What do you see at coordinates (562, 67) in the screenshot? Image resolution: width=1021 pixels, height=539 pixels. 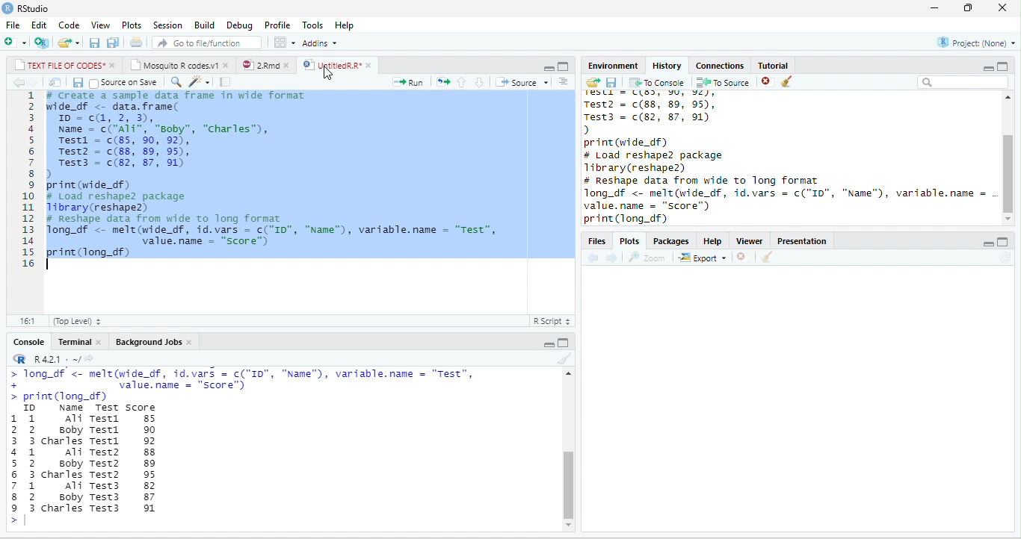 I see `maximize` at bounding box center [562, 67].